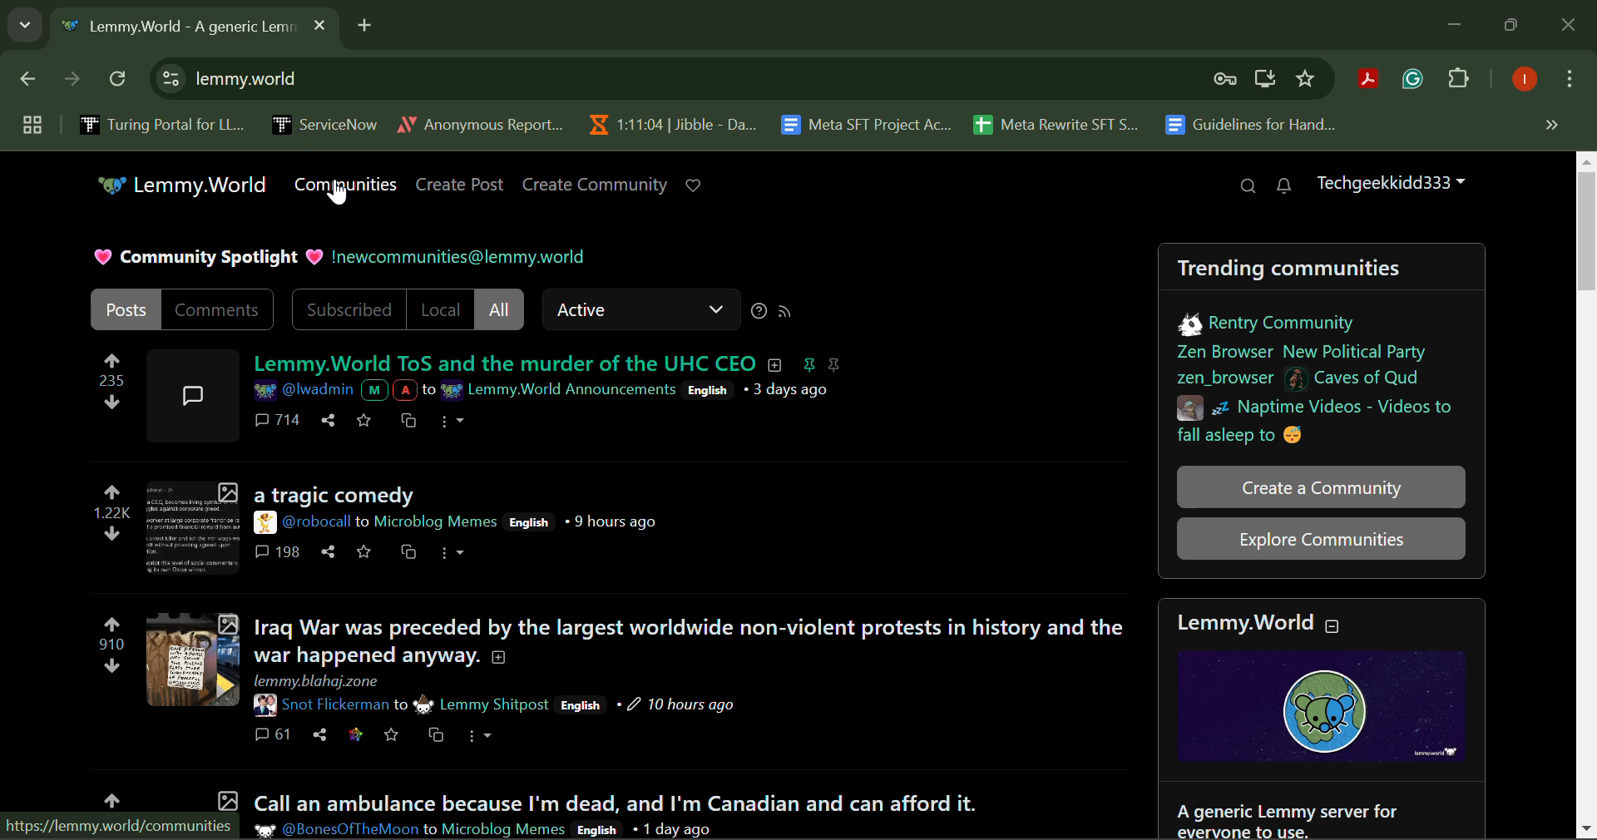  Describe the element at coordinates (1587, 496) in the screenshot. I see `Vertical Scroll Bar` at that location.